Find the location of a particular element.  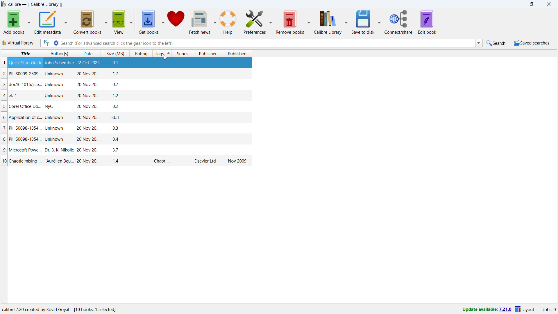

view is located at coordinates (119, 22).